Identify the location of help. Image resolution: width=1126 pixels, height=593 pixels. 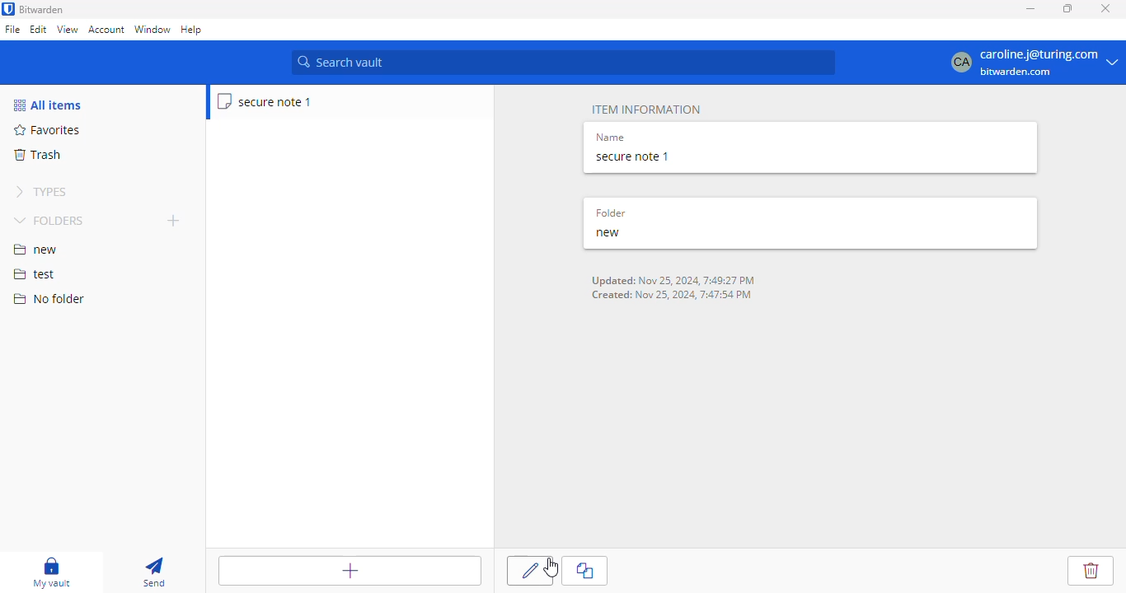
(192, 30).